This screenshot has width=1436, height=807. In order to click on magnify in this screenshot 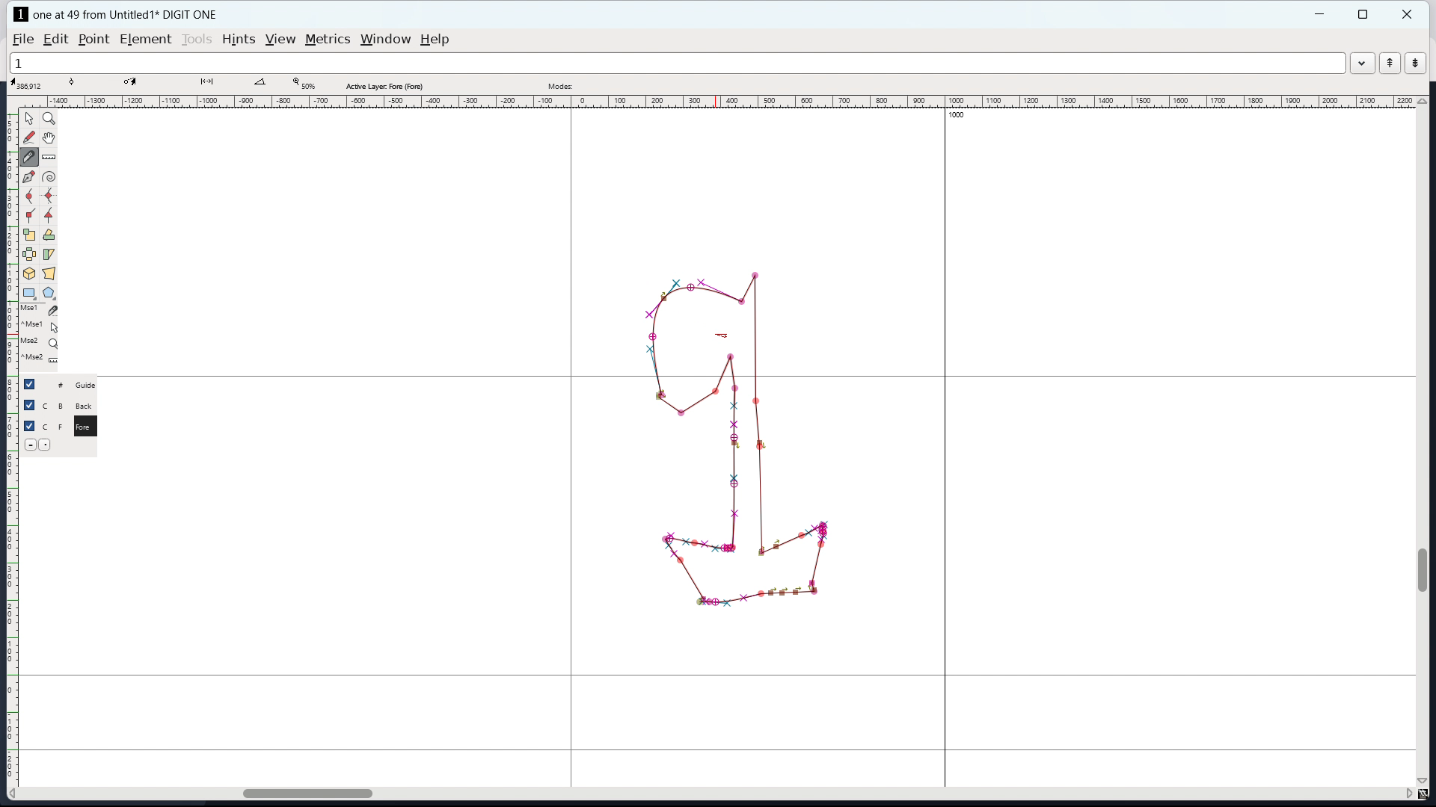, I will do `click(49, 118)`.